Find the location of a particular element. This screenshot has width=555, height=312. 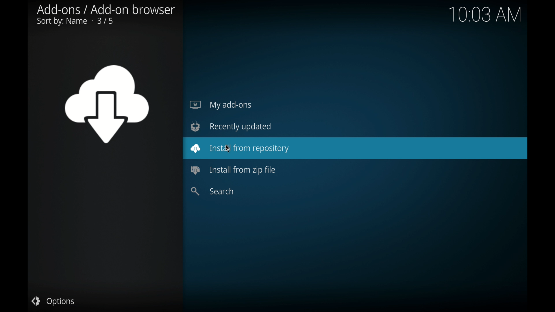

add-ons/ add-on browser is located at coordinates (106, 15).